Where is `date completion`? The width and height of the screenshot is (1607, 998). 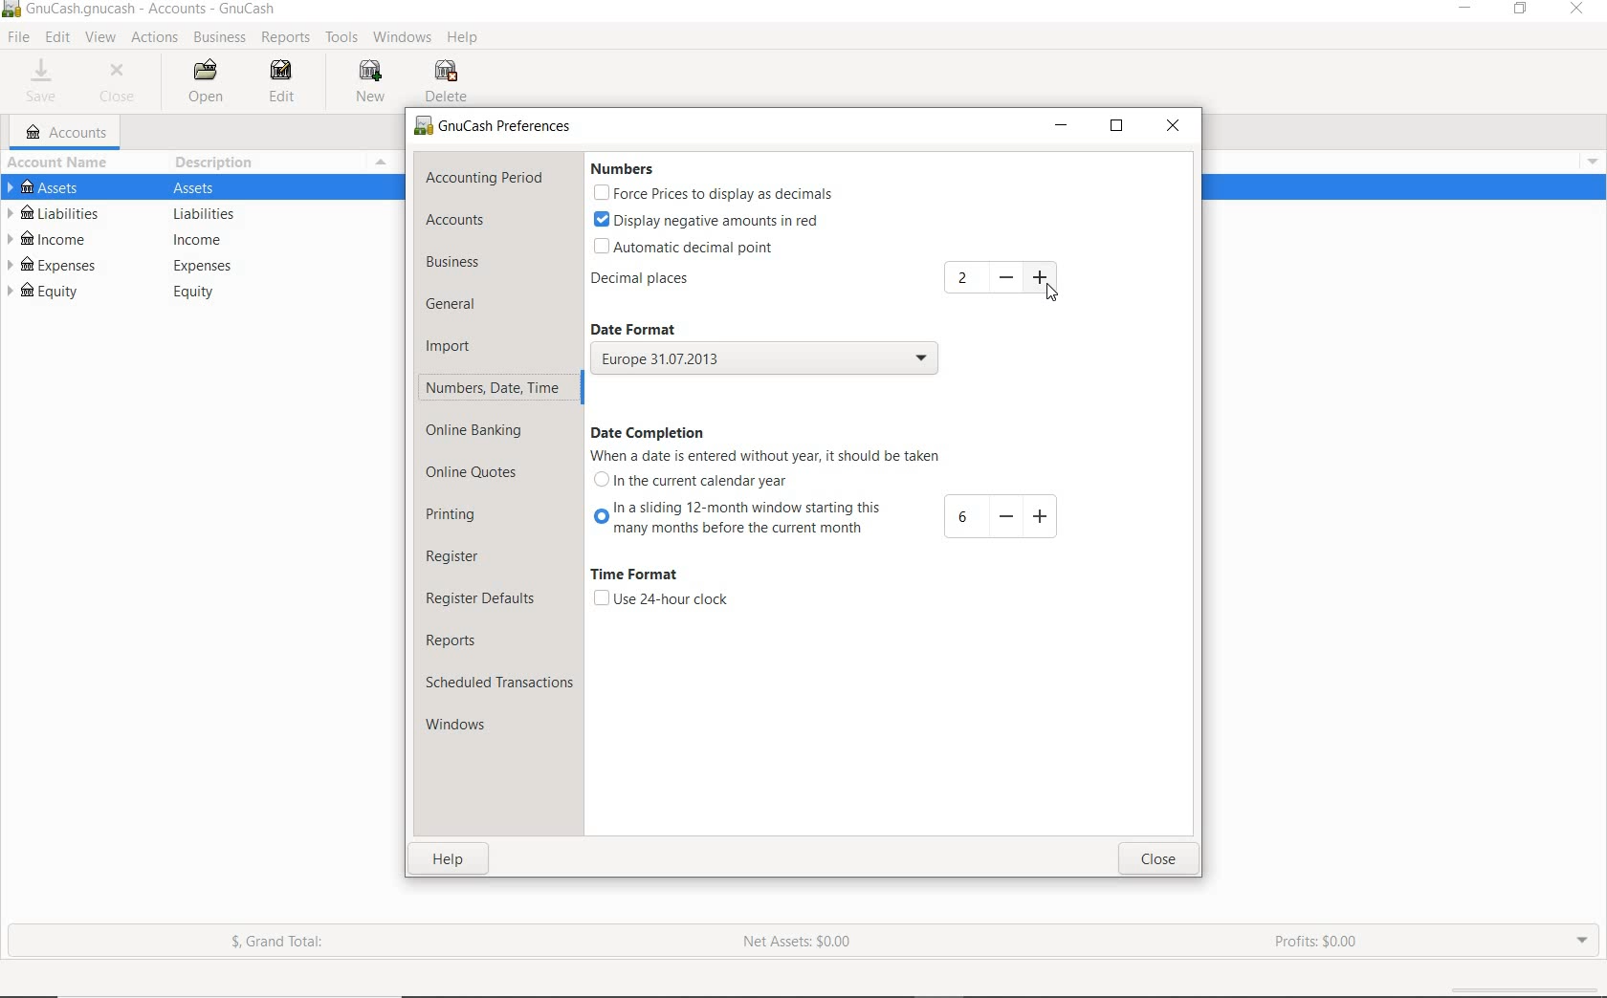 date completion is located at coordinates (649, 432).